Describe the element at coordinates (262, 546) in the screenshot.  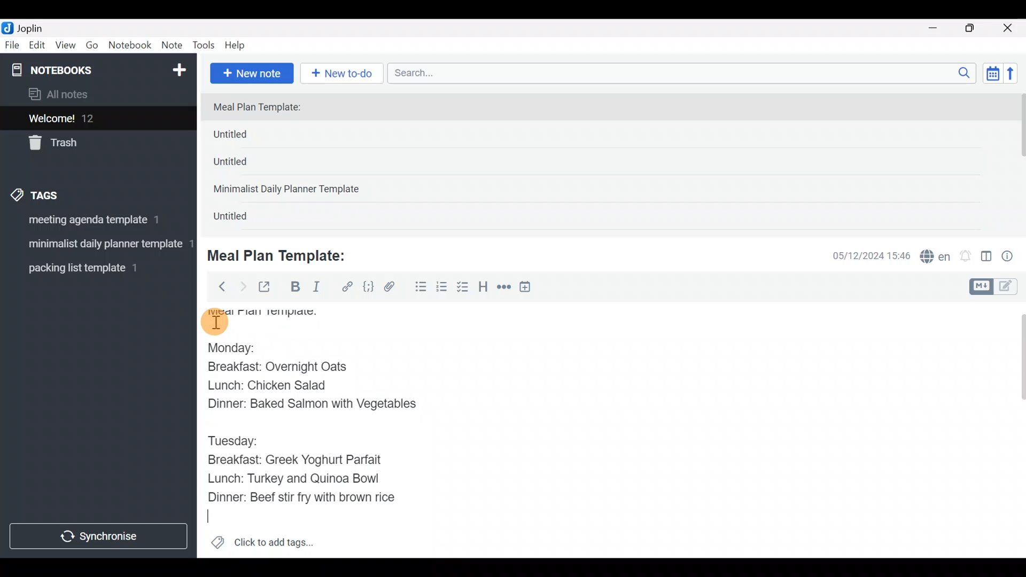
I see `Click to add tags` at that location.